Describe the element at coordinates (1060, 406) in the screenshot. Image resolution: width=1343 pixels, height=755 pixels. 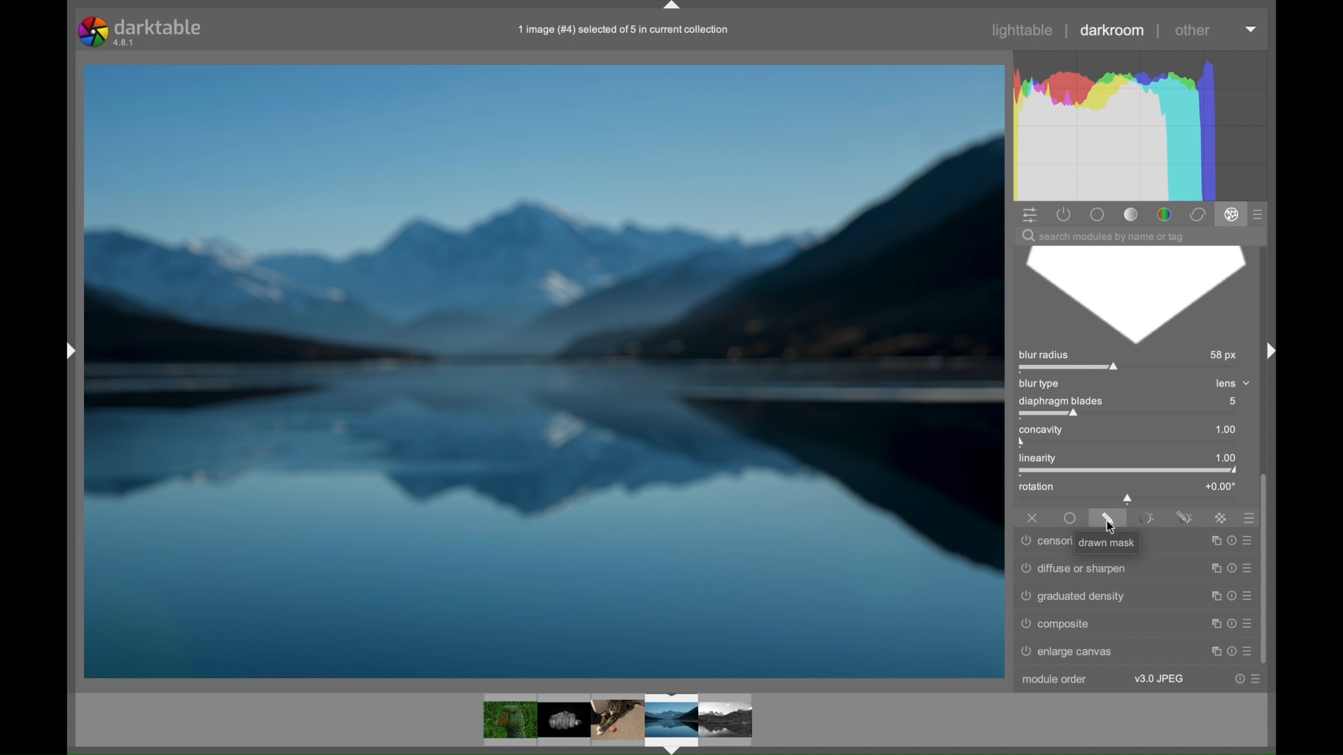
I see `diaphragm blades` at that location.